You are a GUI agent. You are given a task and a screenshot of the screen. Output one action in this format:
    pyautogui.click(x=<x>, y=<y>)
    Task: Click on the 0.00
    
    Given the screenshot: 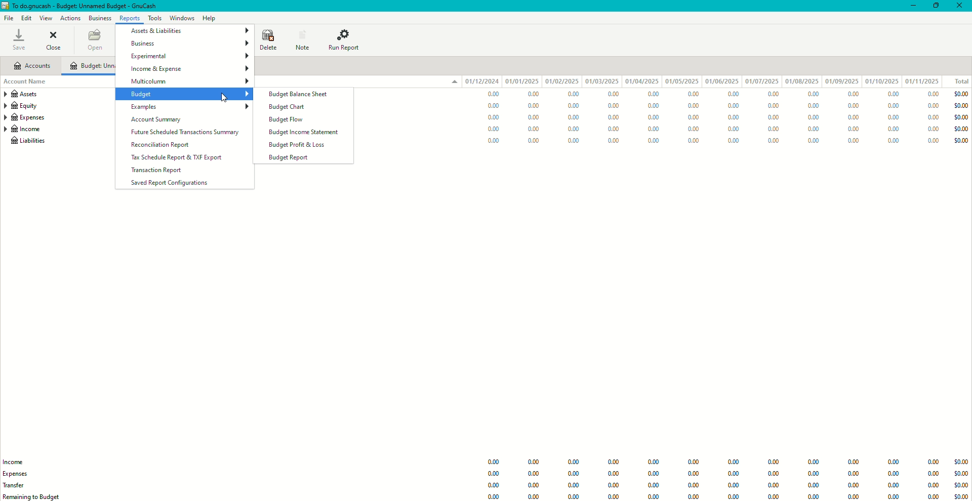 What is the action you would take?
    pyautogui.click(x=613, y=129)
    